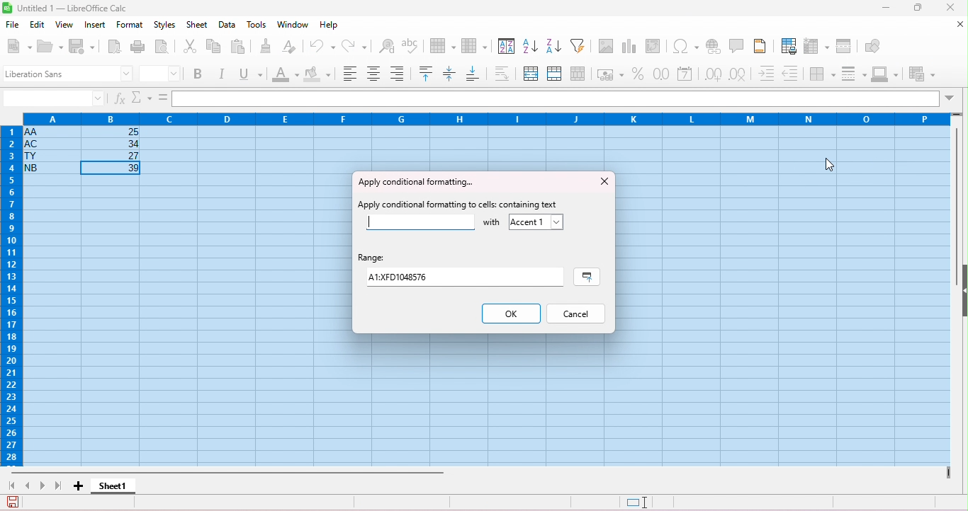 This screenshot has width=968, height=511. What do you see at coordinates (200, 74) in the screenshot?
I see `bold` at bounding box center [200, 74].